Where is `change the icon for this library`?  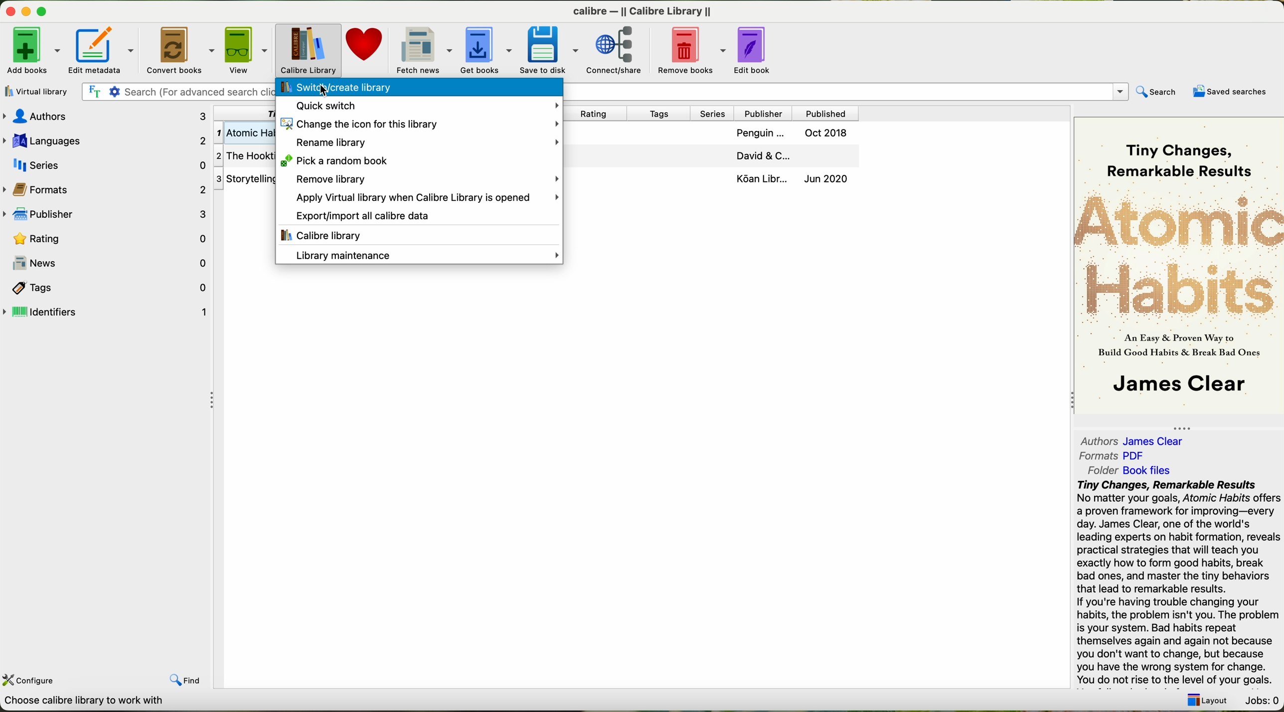 change the icon for this library is located at coordinates (419, 123).